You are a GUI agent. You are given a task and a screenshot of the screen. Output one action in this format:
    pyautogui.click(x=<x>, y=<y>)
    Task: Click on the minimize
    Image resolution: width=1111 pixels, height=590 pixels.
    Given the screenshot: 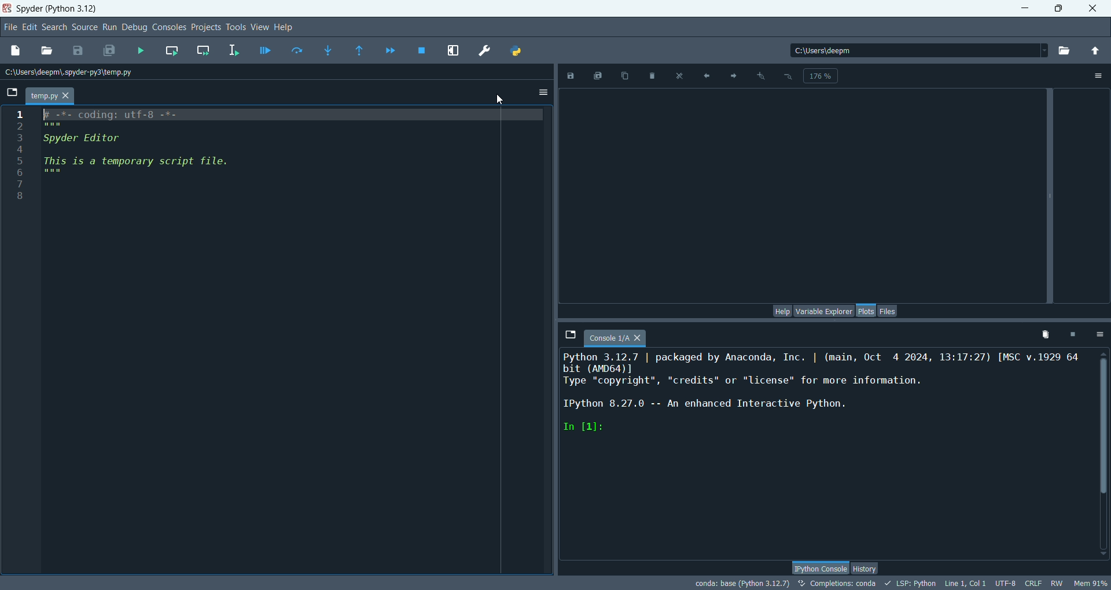 What is the action you would take?
    pyautogui.click(x=1024, y=9)
    